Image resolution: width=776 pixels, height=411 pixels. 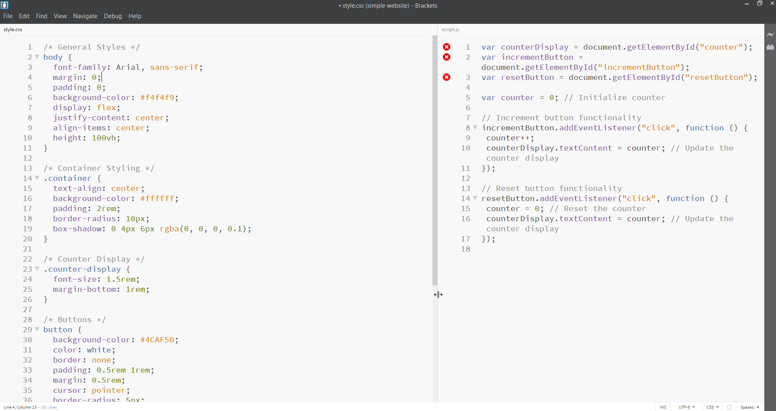 I want to click on style.css editor, so click(x=167, y=220).